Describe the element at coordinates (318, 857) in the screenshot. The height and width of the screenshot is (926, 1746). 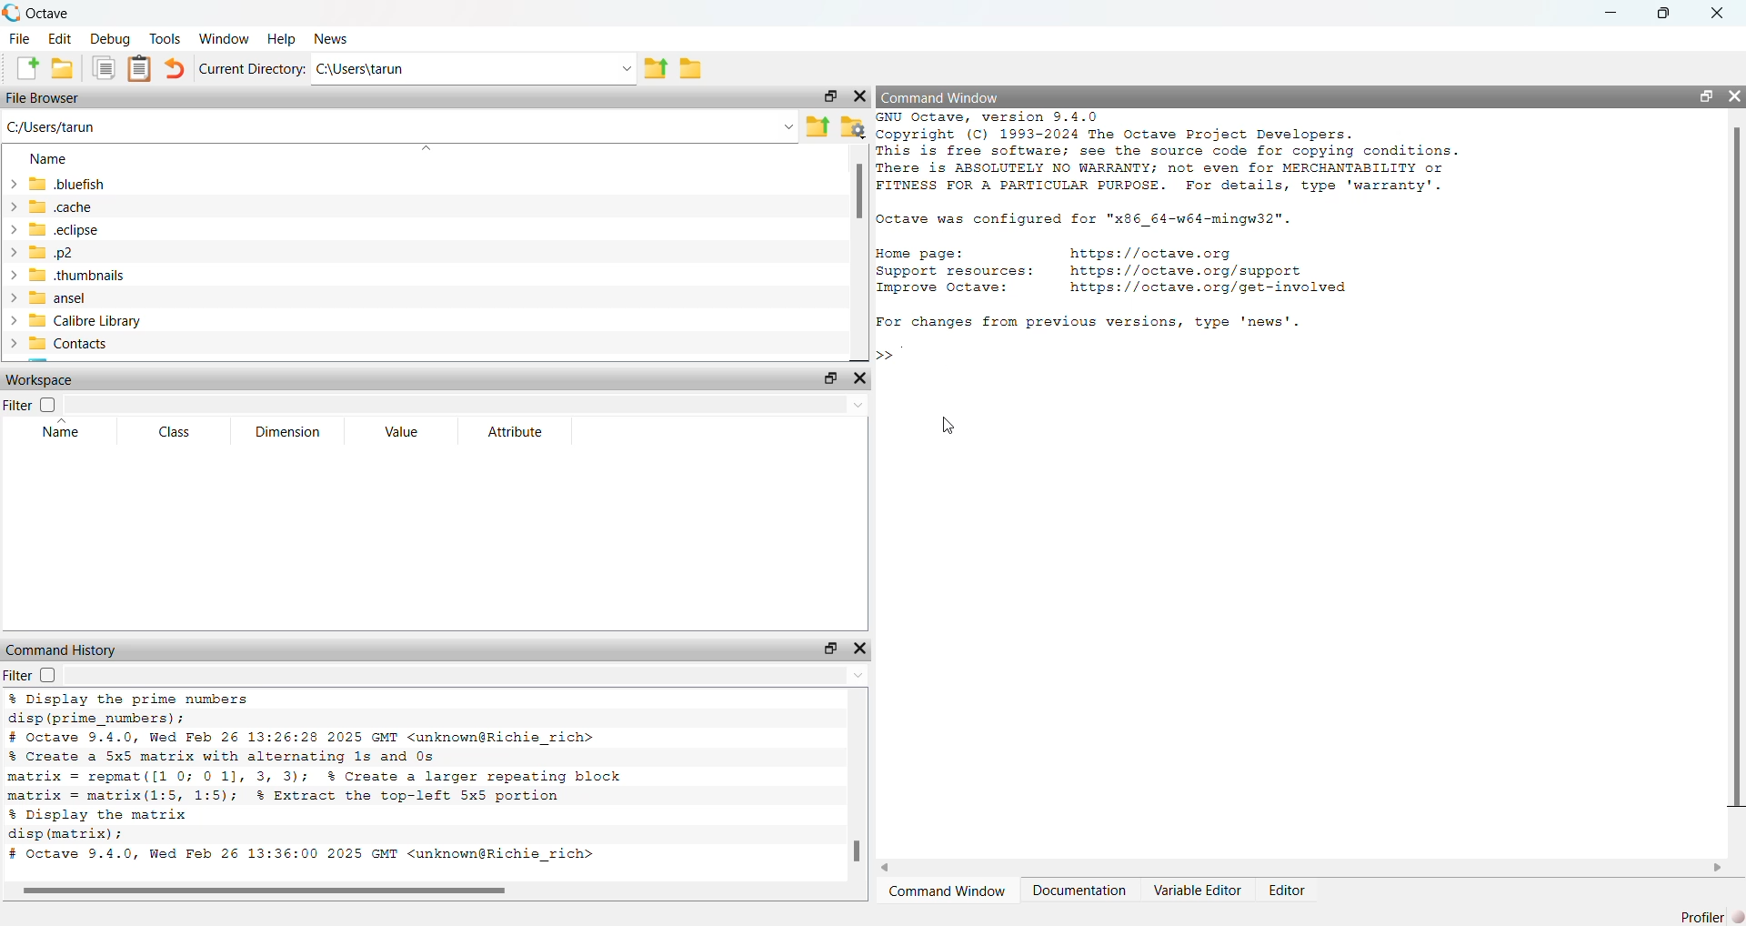
I see `octave version and date` at that location.